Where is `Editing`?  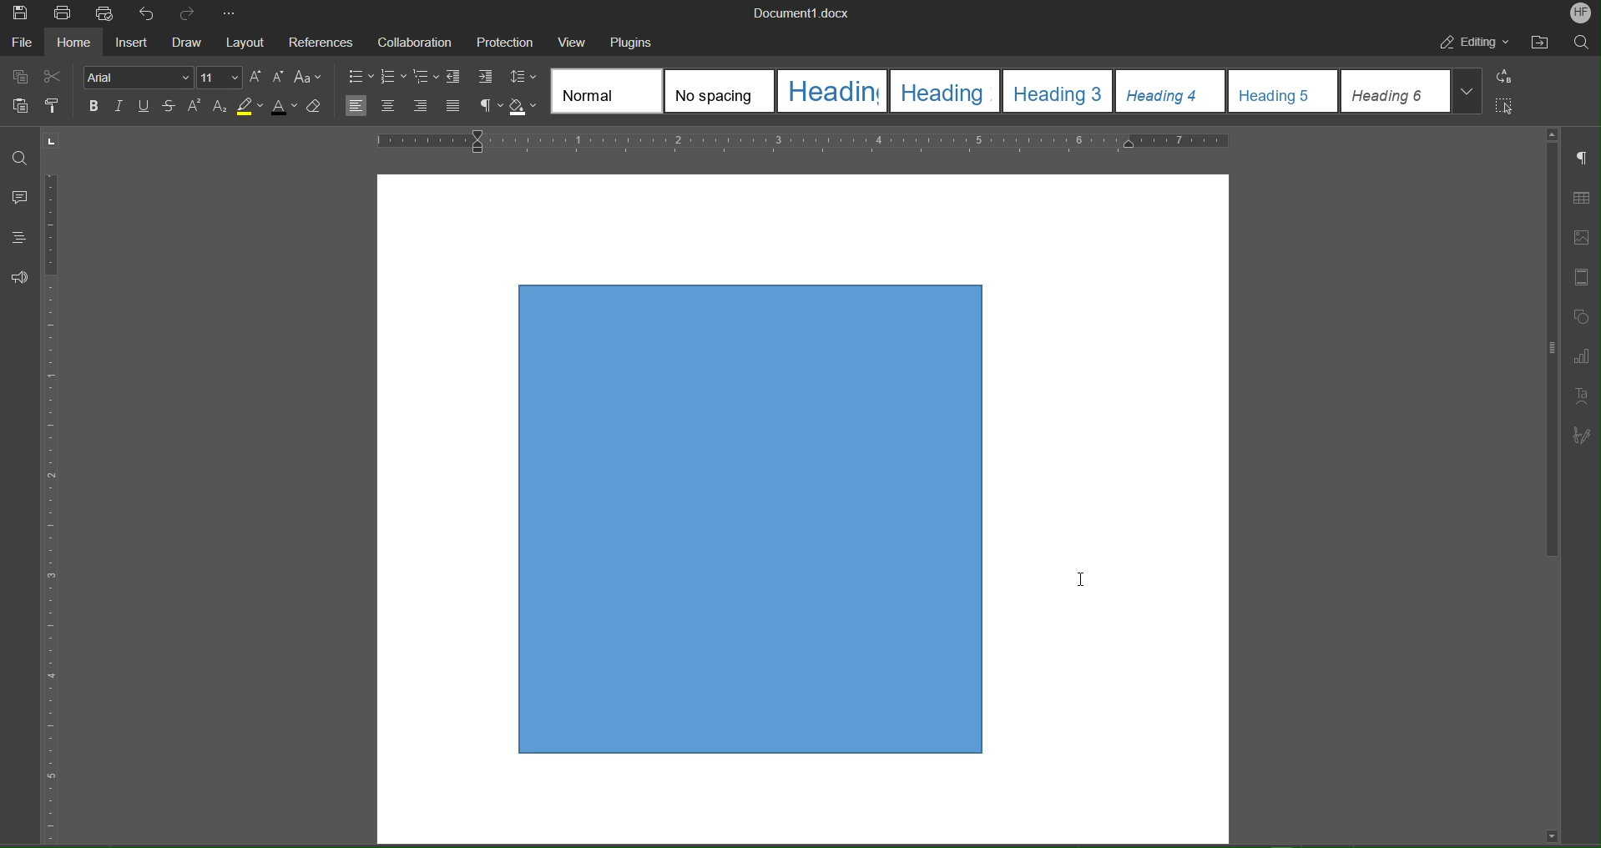 Editing is located at coordinates (1473, 44).